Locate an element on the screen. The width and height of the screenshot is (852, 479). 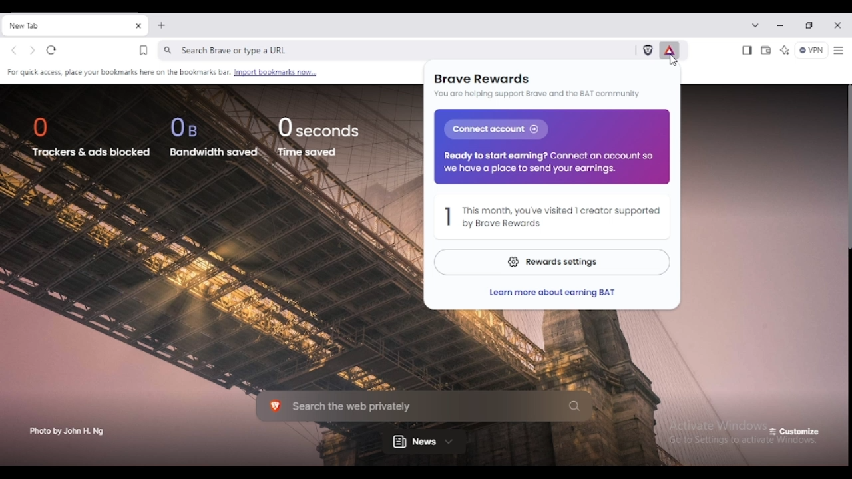
search brave or type a URL is located at coordinates (396, 50).